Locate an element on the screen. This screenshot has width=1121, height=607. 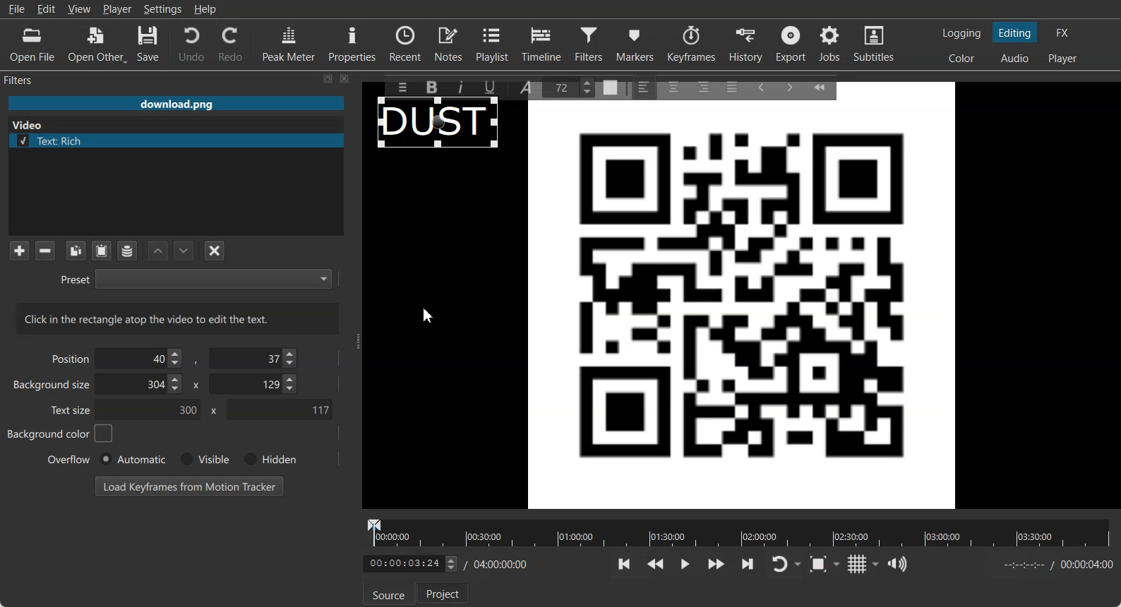
Help is located at coordinates (205, 9).